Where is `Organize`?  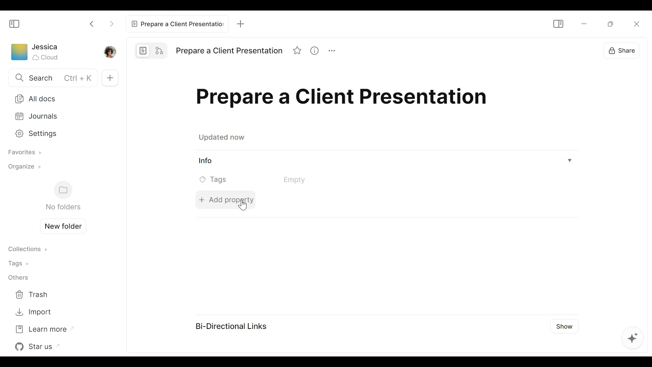 Organize is located at coordinates (23, 169).